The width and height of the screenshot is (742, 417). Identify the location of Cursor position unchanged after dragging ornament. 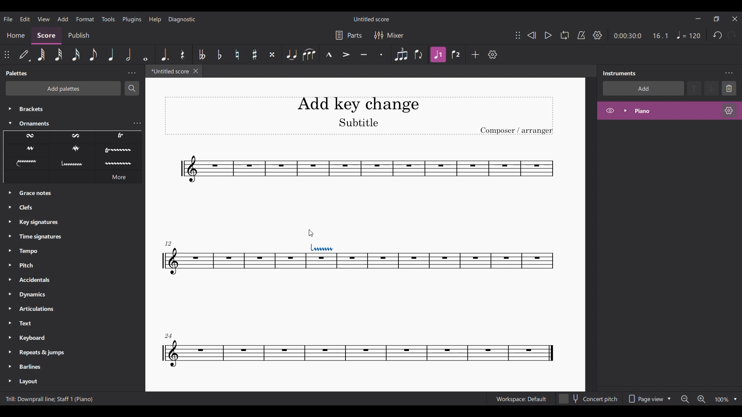
(311, 233).